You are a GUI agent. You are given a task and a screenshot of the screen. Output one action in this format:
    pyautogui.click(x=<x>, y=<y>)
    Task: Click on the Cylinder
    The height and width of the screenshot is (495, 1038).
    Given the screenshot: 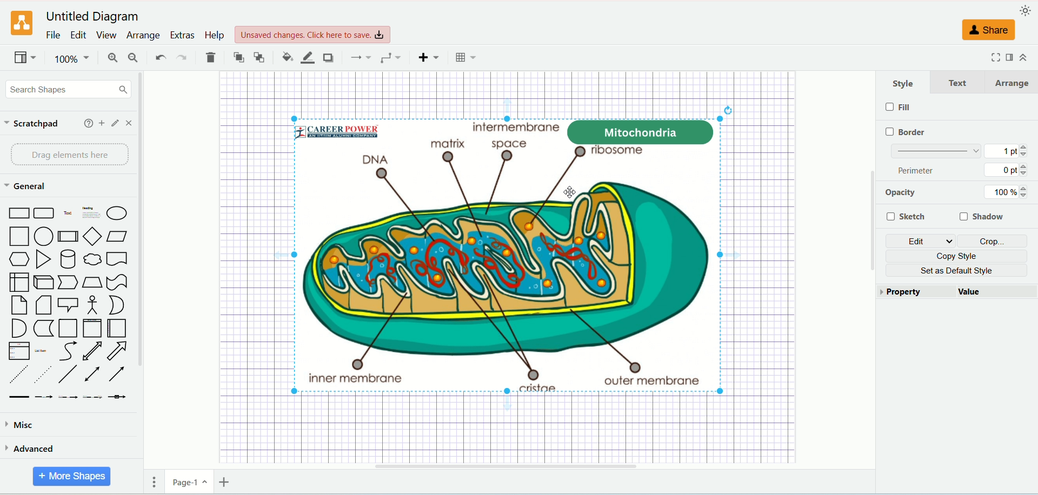 What is the action you would take?
    pyautogui.click(x=69, y=260)
    